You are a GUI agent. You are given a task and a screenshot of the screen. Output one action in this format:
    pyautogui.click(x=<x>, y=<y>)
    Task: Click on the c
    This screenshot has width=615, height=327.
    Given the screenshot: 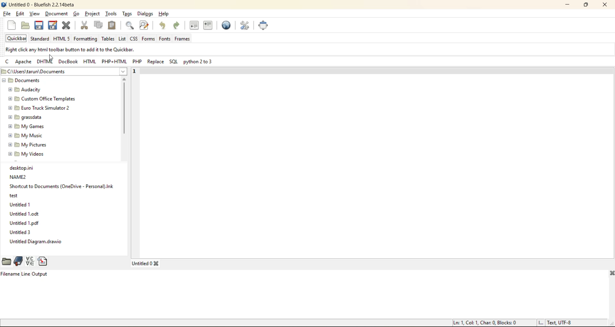 What is the action you would take?
    pyautogui.click(x=7, y=63)
    